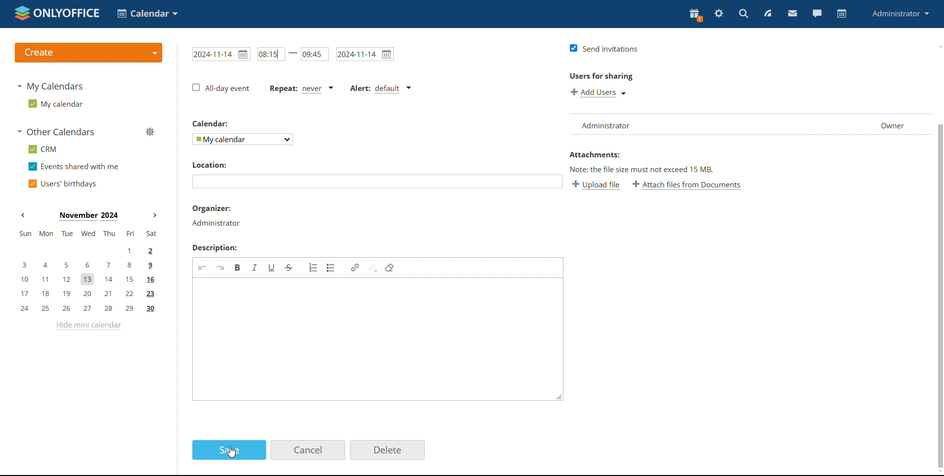 The image size is (944, 476). Describe the element at coordinates (208, 165) in the screenshot. I see `location` at that location.